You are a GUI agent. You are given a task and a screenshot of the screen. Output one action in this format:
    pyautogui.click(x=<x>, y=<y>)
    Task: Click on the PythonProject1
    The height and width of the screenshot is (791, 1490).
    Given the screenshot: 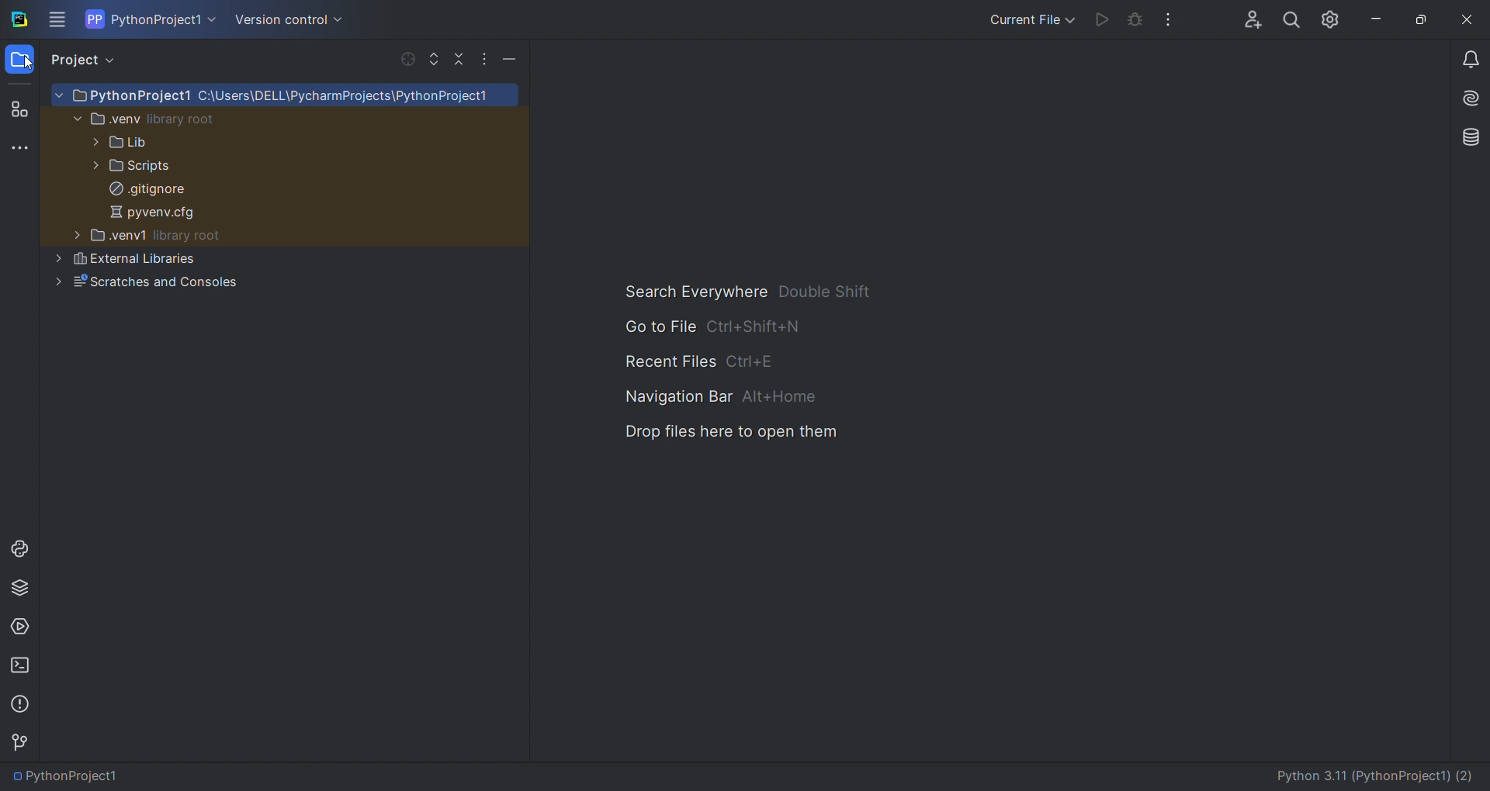 What is the action you would take?
    pyautogui.click(x=81, y=775)
    